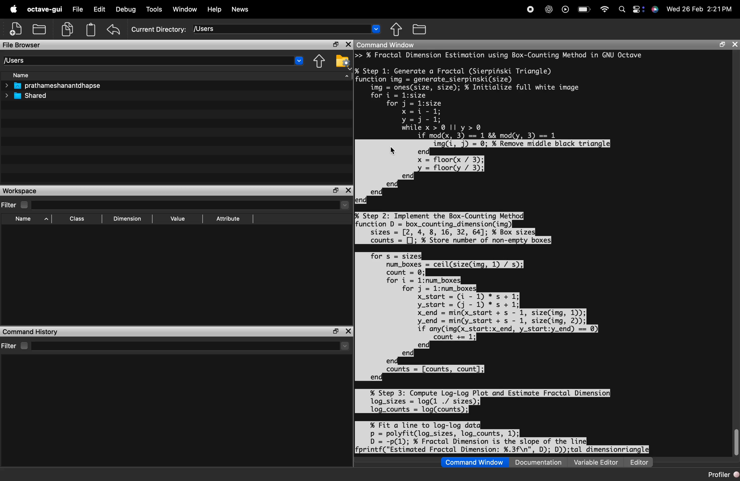 Image resolution: width=740 pixels, height=481 pixels. Describe the element at coordinates (586, 7) in the screenshot. I see `battery` at that location.